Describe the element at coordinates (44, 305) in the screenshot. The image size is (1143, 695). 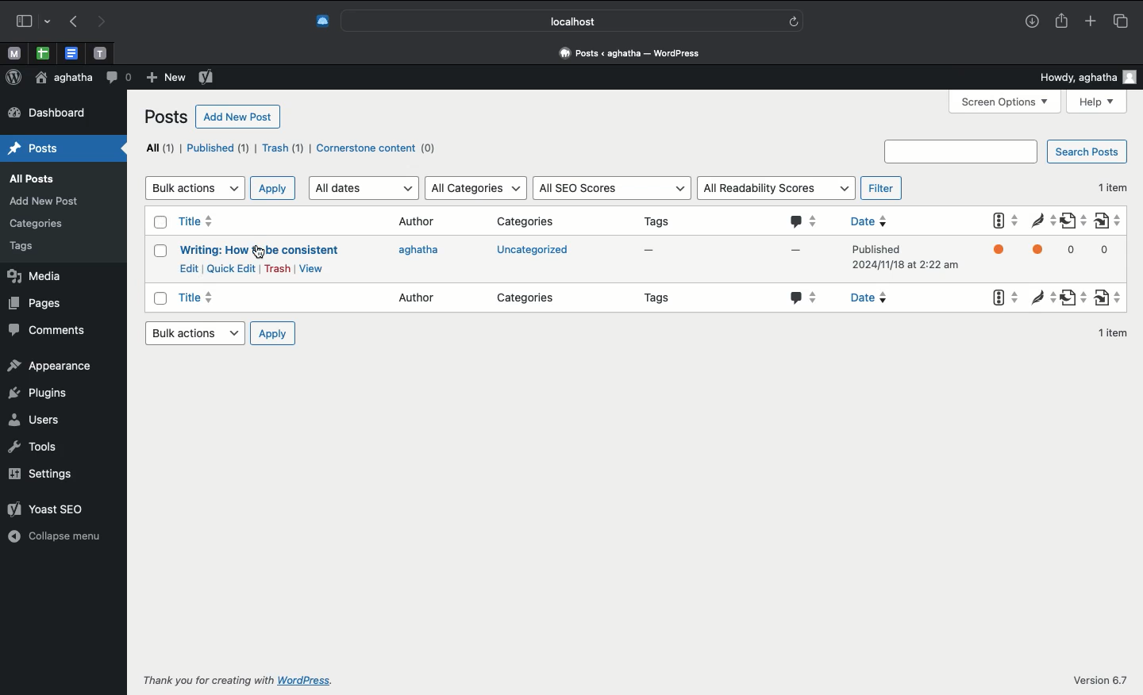
I see `pages` at that location.